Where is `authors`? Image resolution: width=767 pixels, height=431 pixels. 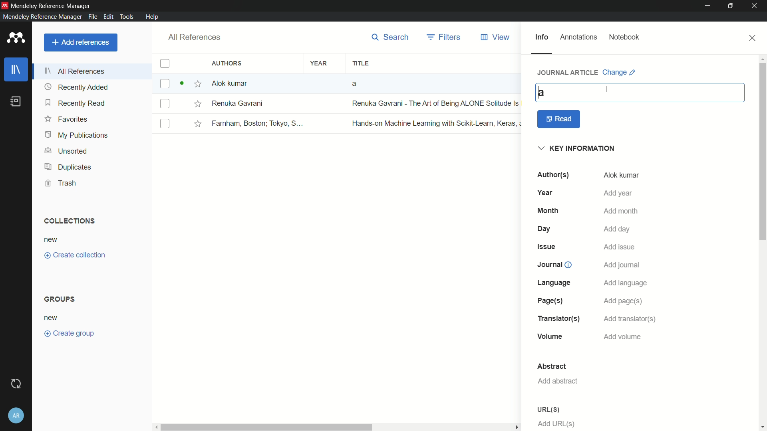
authors is located at coordinates (552, 175).